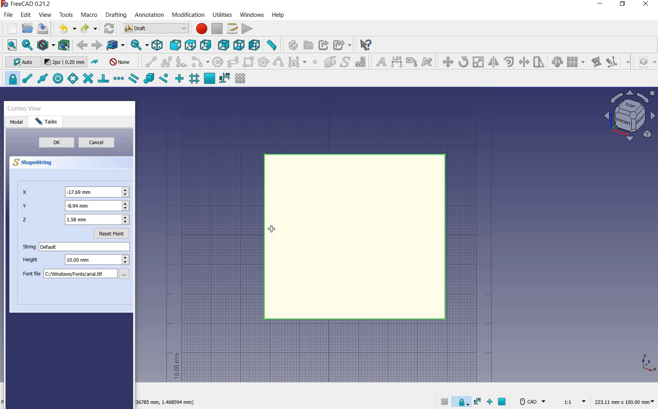 The height and width of the screenshot is (409, 658). What do you see at coordinates (523, 63) in the screenshot?
I see `trimex` at bounding box center [523, 63].